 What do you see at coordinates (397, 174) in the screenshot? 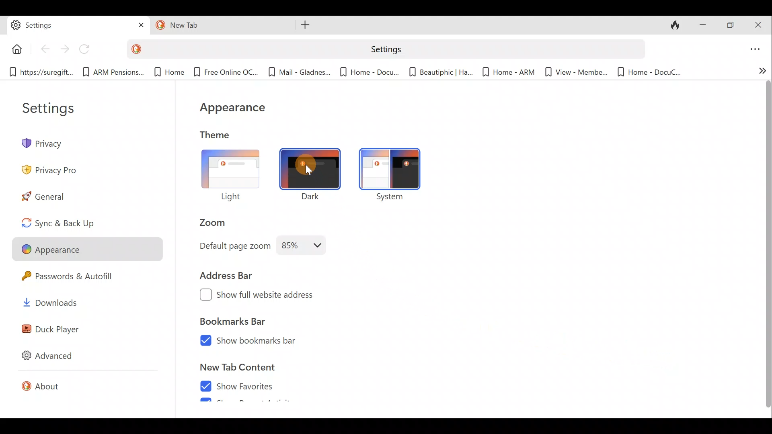
I see `System` at bounding box center [397, 174].